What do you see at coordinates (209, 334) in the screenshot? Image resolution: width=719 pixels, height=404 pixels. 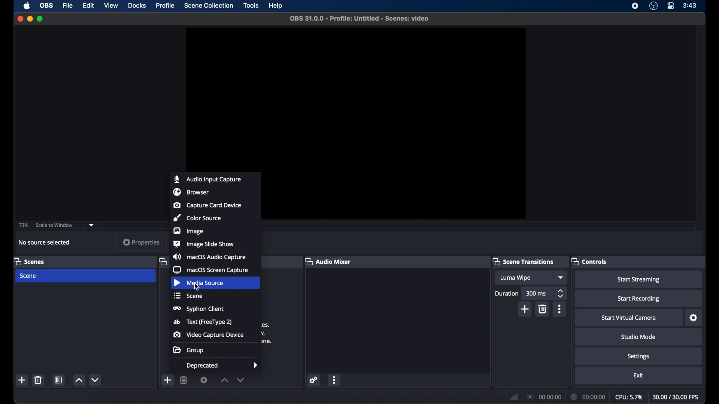 I see `video capture device` at bounding box center [209, 334].